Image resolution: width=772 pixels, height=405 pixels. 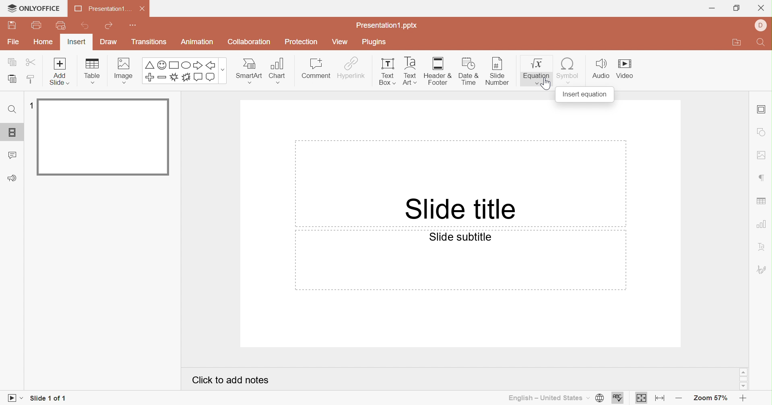 What do you see at coordinates (132, 25) in the screenshot?
I see `Customize quick access toolbar` at bounding box center [132, 25].